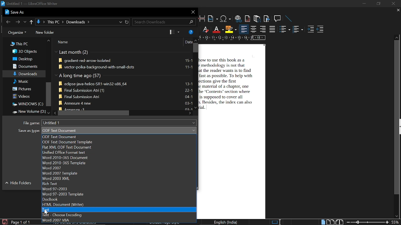 Image resolution: width=401 pixels, height=225 pixels. What do you see at coordinates (310, 29) in the screenshot?
I see `increase indent` at bounding box center [310, 29].